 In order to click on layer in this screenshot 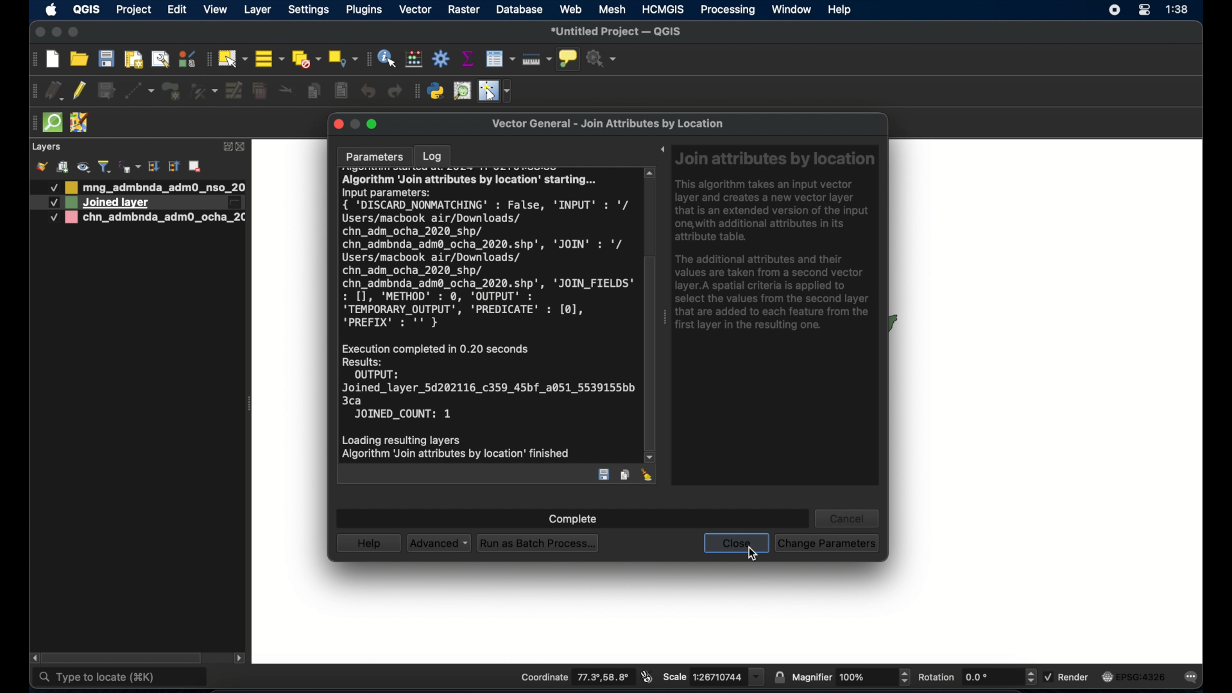, I will do `click(258, 10)`.